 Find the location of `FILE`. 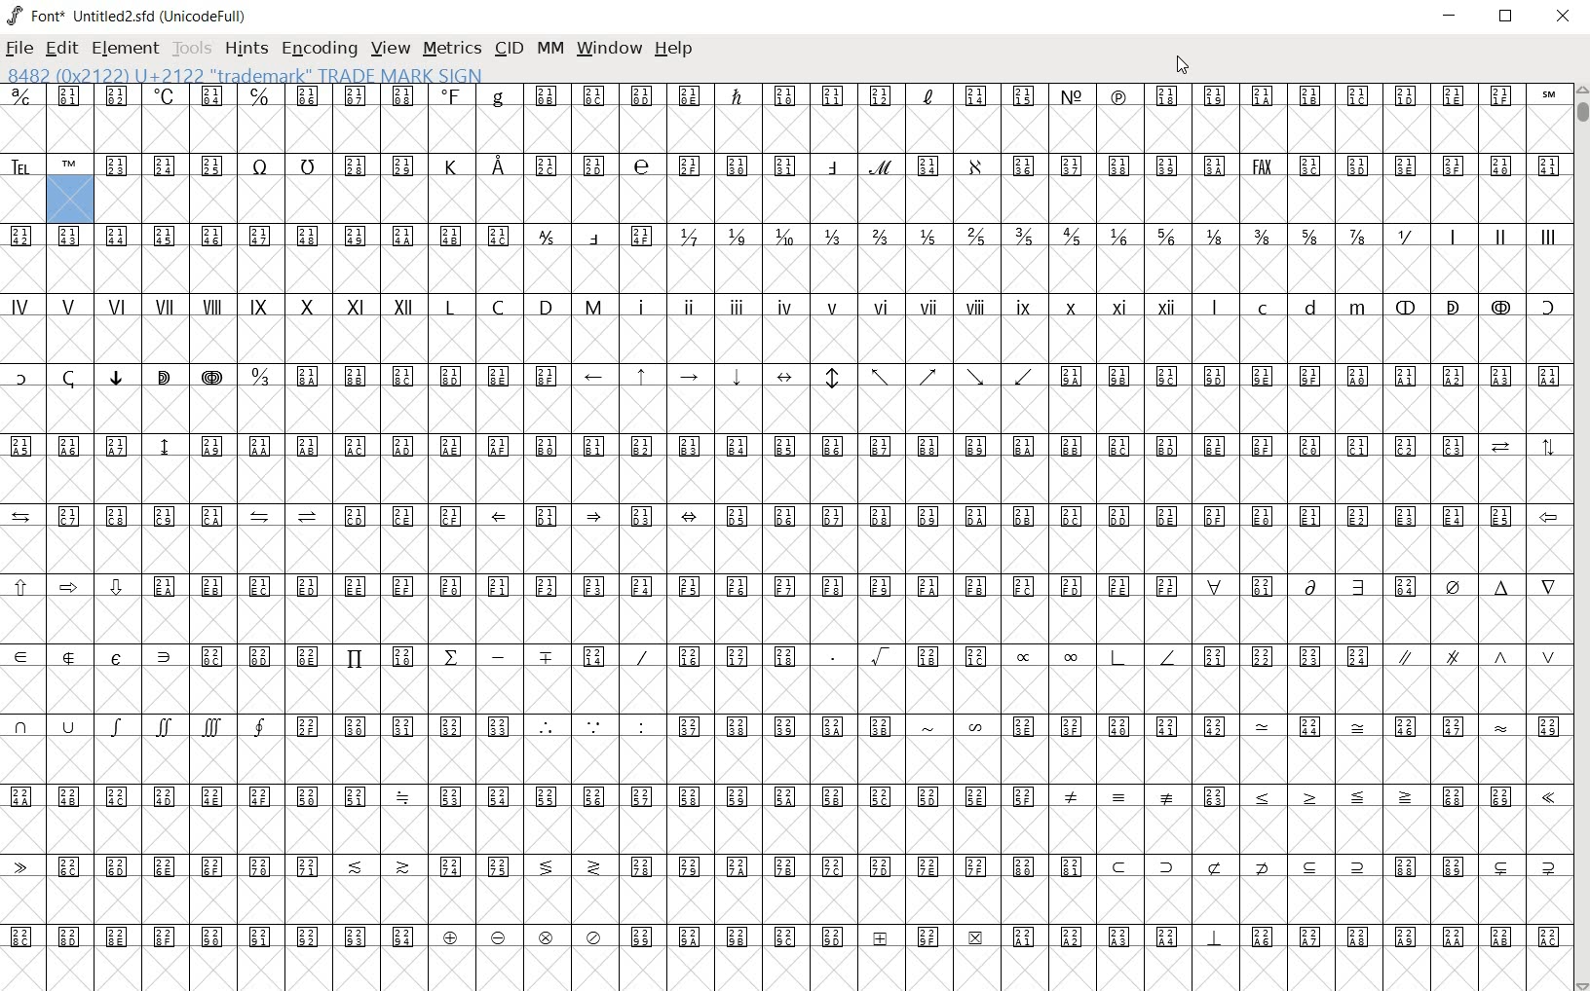

FILE is located at coordinates (19, 49).